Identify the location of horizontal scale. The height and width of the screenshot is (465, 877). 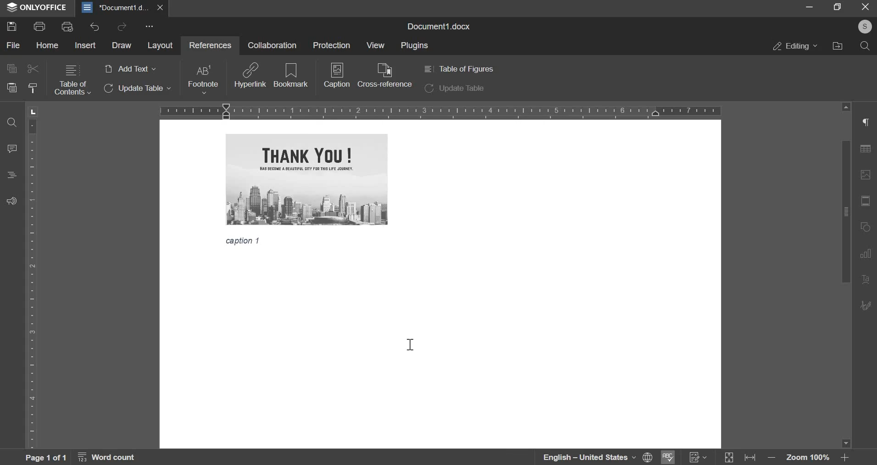
(440, 110).